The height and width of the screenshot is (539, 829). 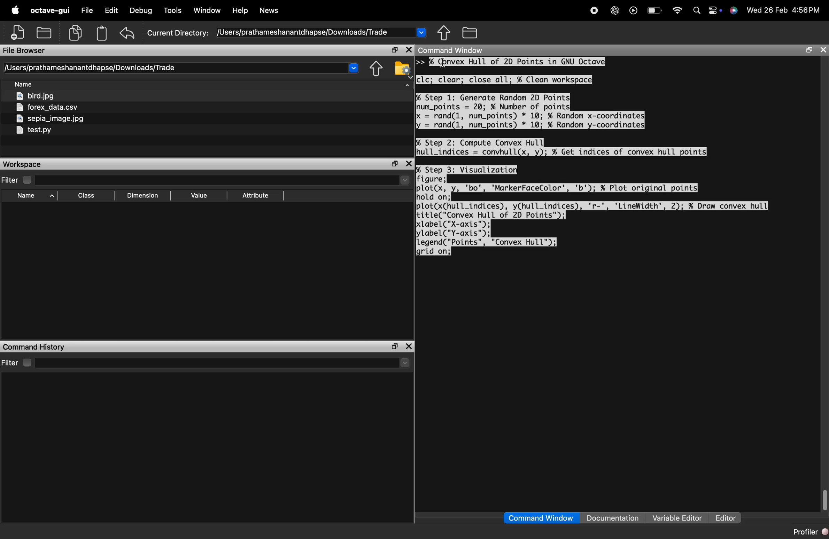 What do you see at coordinates (34, 131) in the screenshot?
I see `test.py` at bounding box center [34, 131].